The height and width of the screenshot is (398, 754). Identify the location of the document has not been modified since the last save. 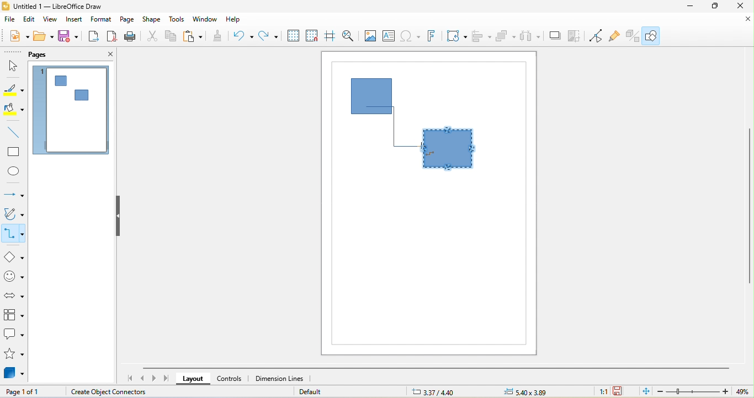
(623, 391).